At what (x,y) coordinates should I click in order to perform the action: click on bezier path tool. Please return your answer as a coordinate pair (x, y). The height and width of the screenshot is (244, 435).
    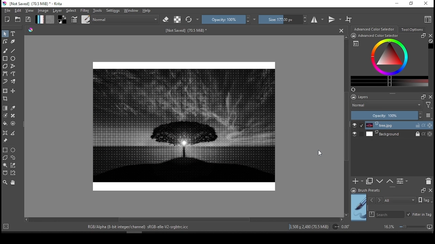
    Looking at the image, I should click on (5, 74).